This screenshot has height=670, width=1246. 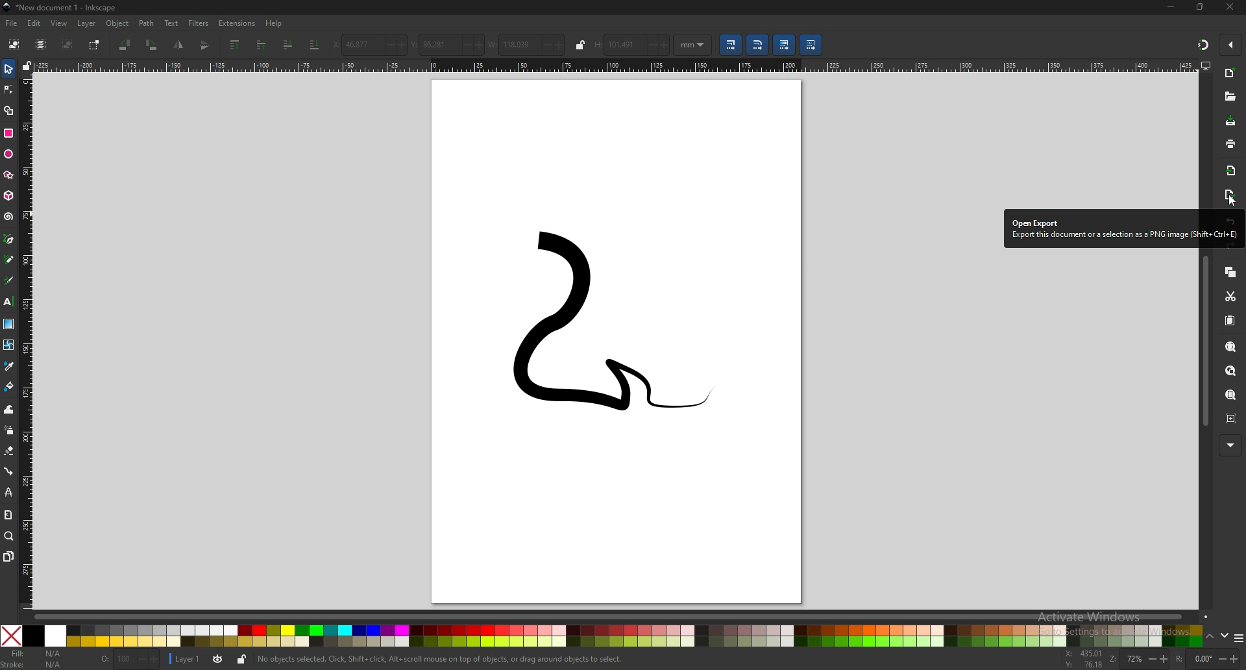 I want to click on vertical scale, so click(x=28, y=340).